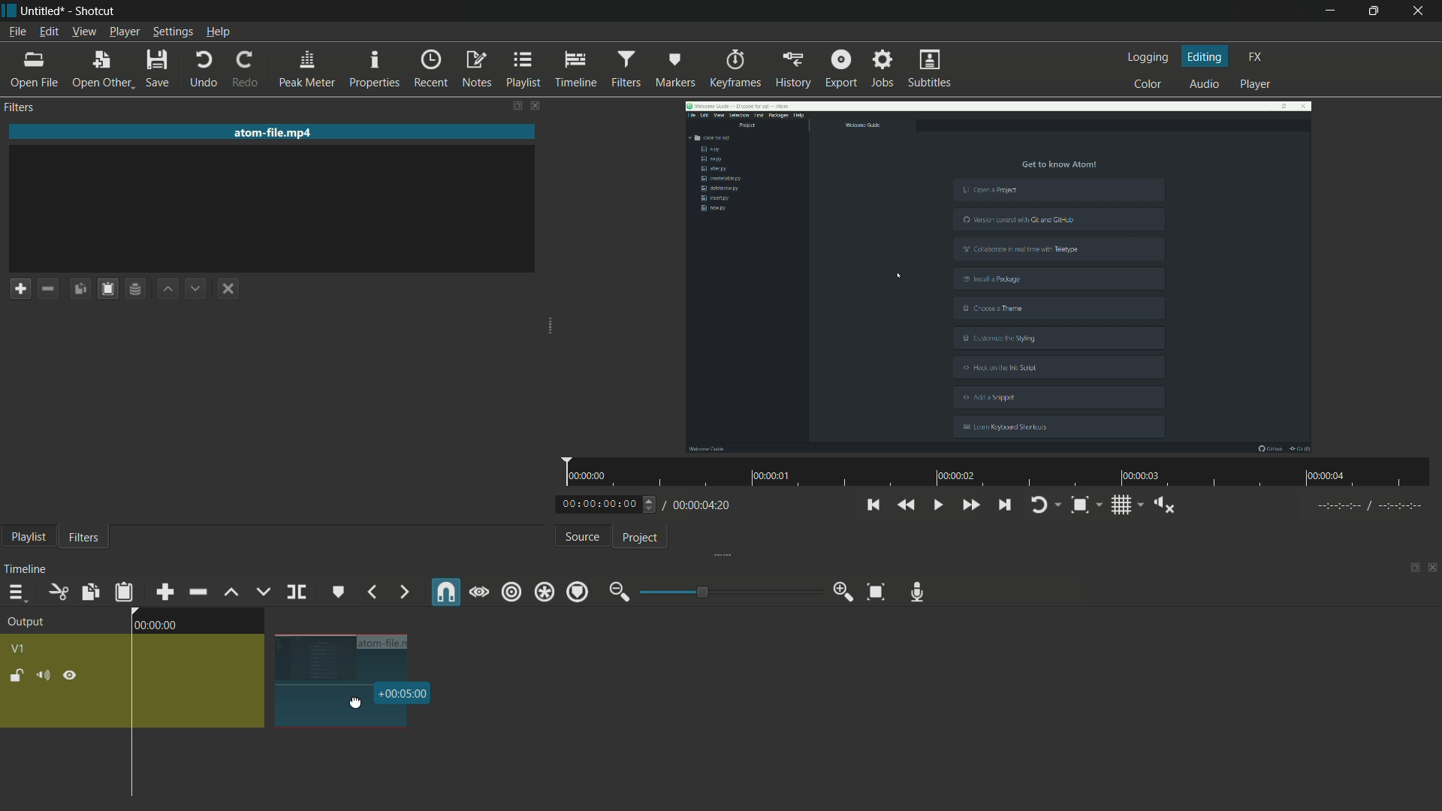  Describe the element at coordinates (296, 592) in the screenshot. I see `split at playhead` at that location.